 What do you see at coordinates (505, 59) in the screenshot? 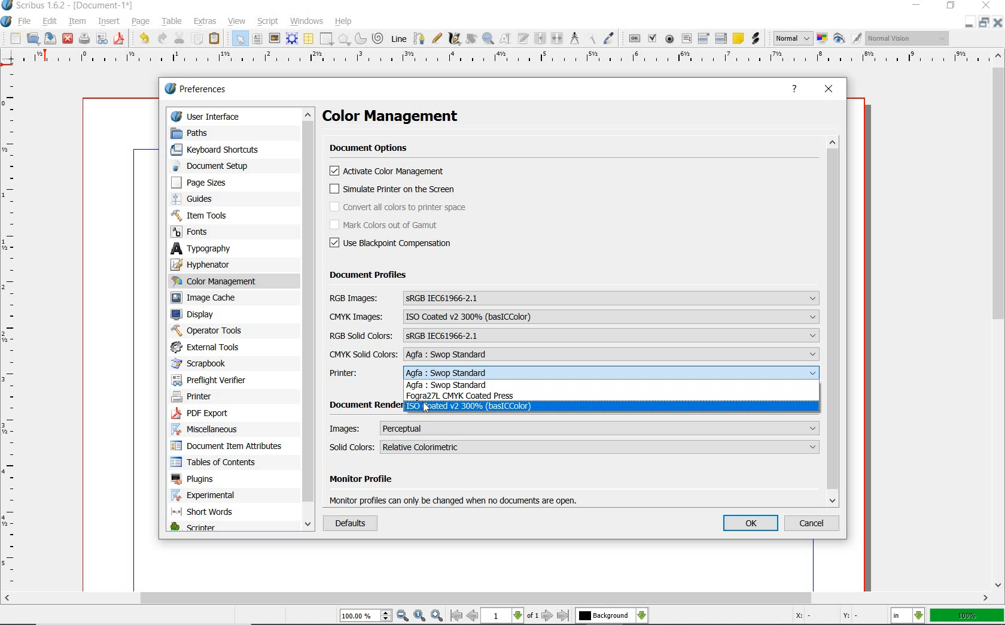
I see `ruler` at bounding box center [505, 59].